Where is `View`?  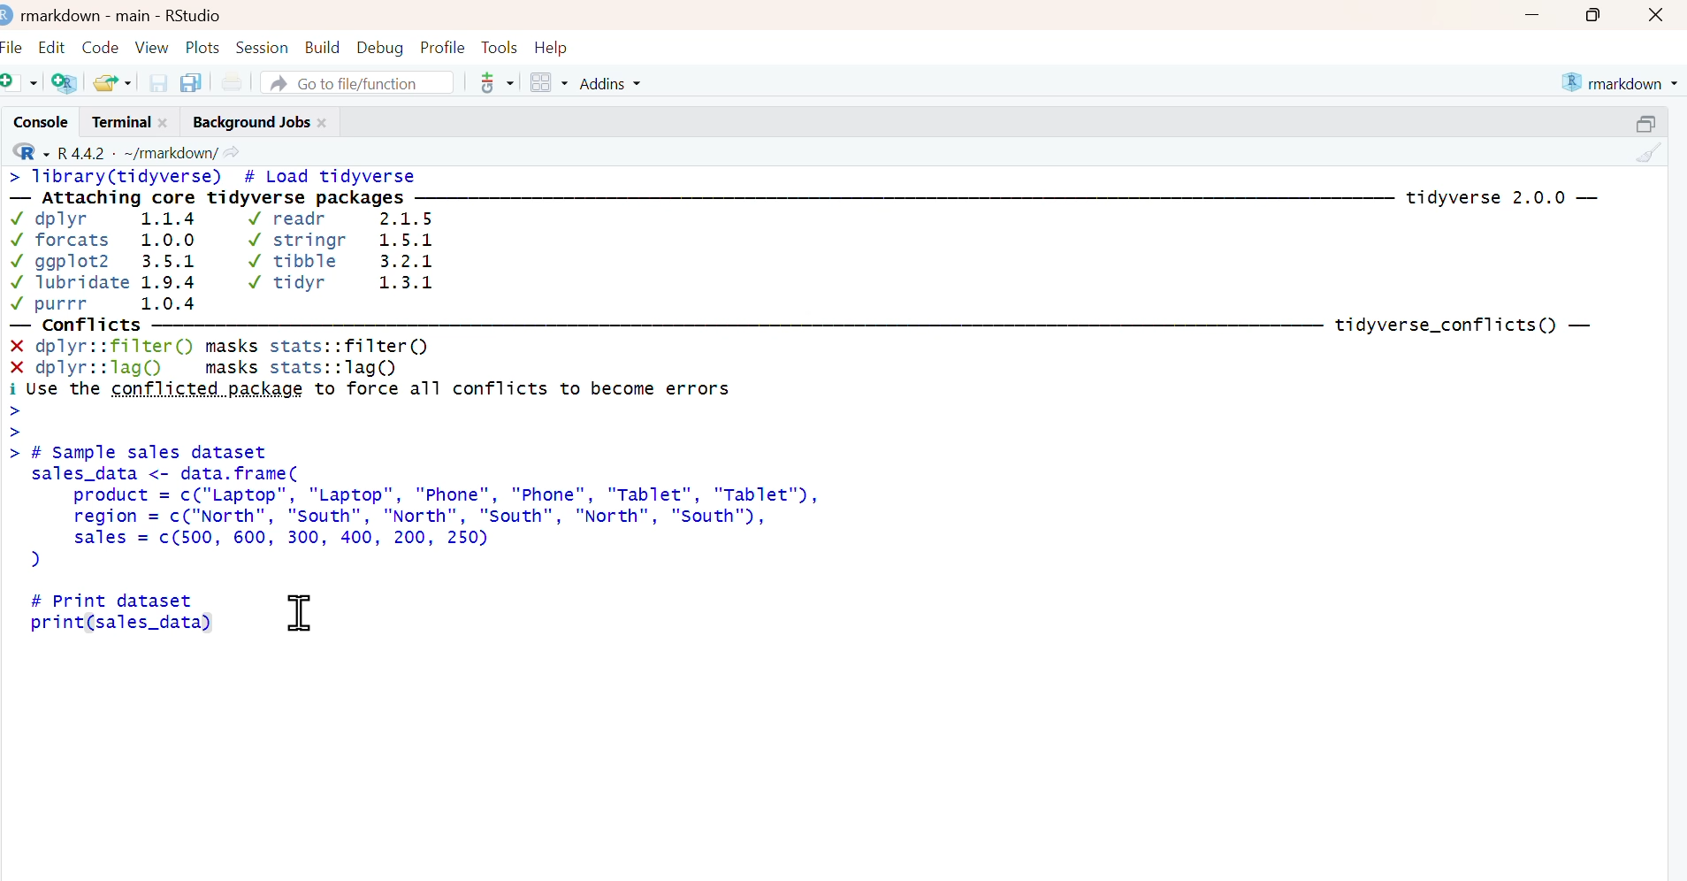
View is located at coordinates (154, 44).